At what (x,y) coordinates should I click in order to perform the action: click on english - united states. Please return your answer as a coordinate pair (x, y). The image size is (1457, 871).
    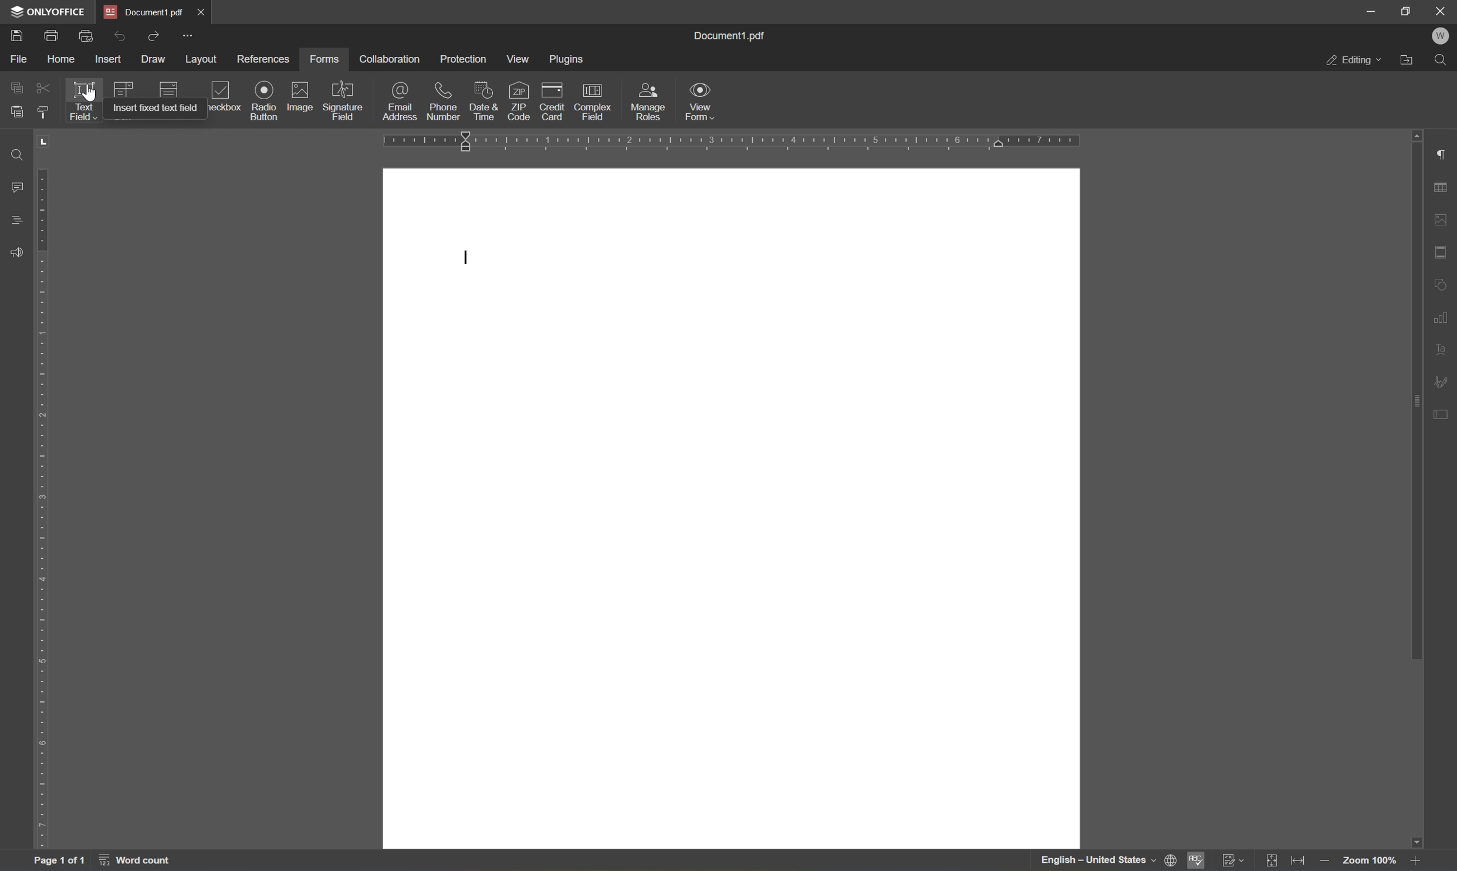
    Looking at the image, I should click on (1098, 862).